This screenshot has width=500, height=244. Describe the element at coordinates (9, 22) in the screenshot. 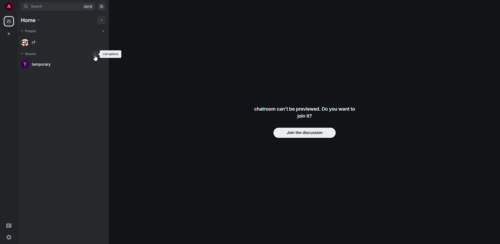

I see `home` at that location.